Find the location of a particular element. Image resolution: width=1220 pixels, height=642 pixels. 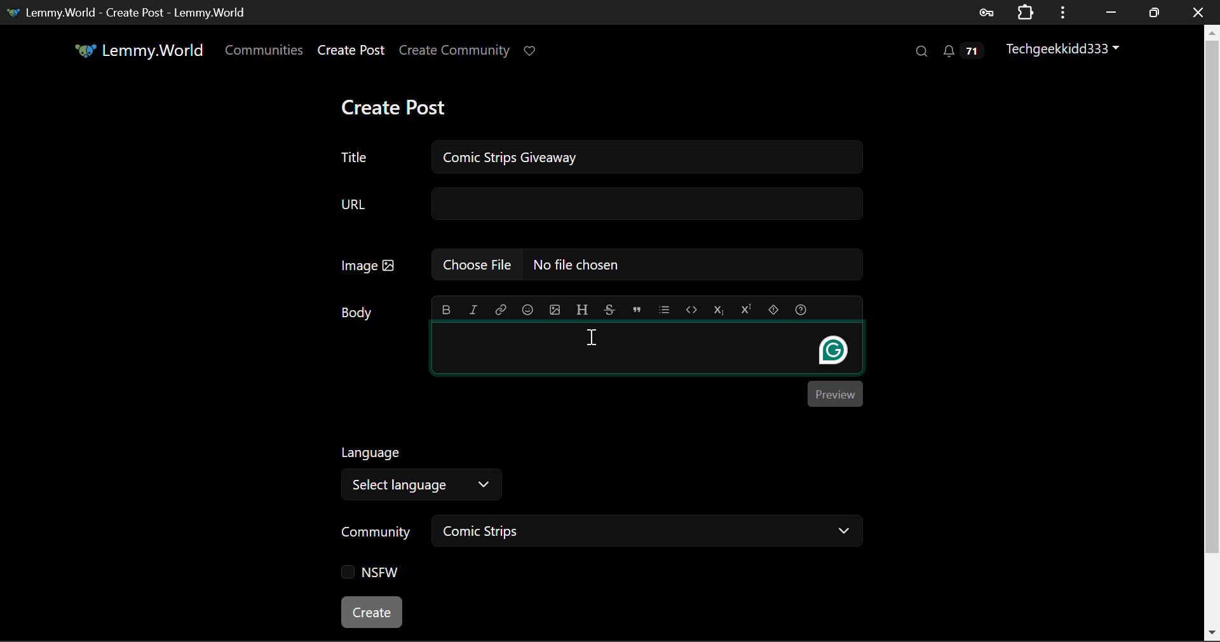

code is located at coordinates (690, 308).